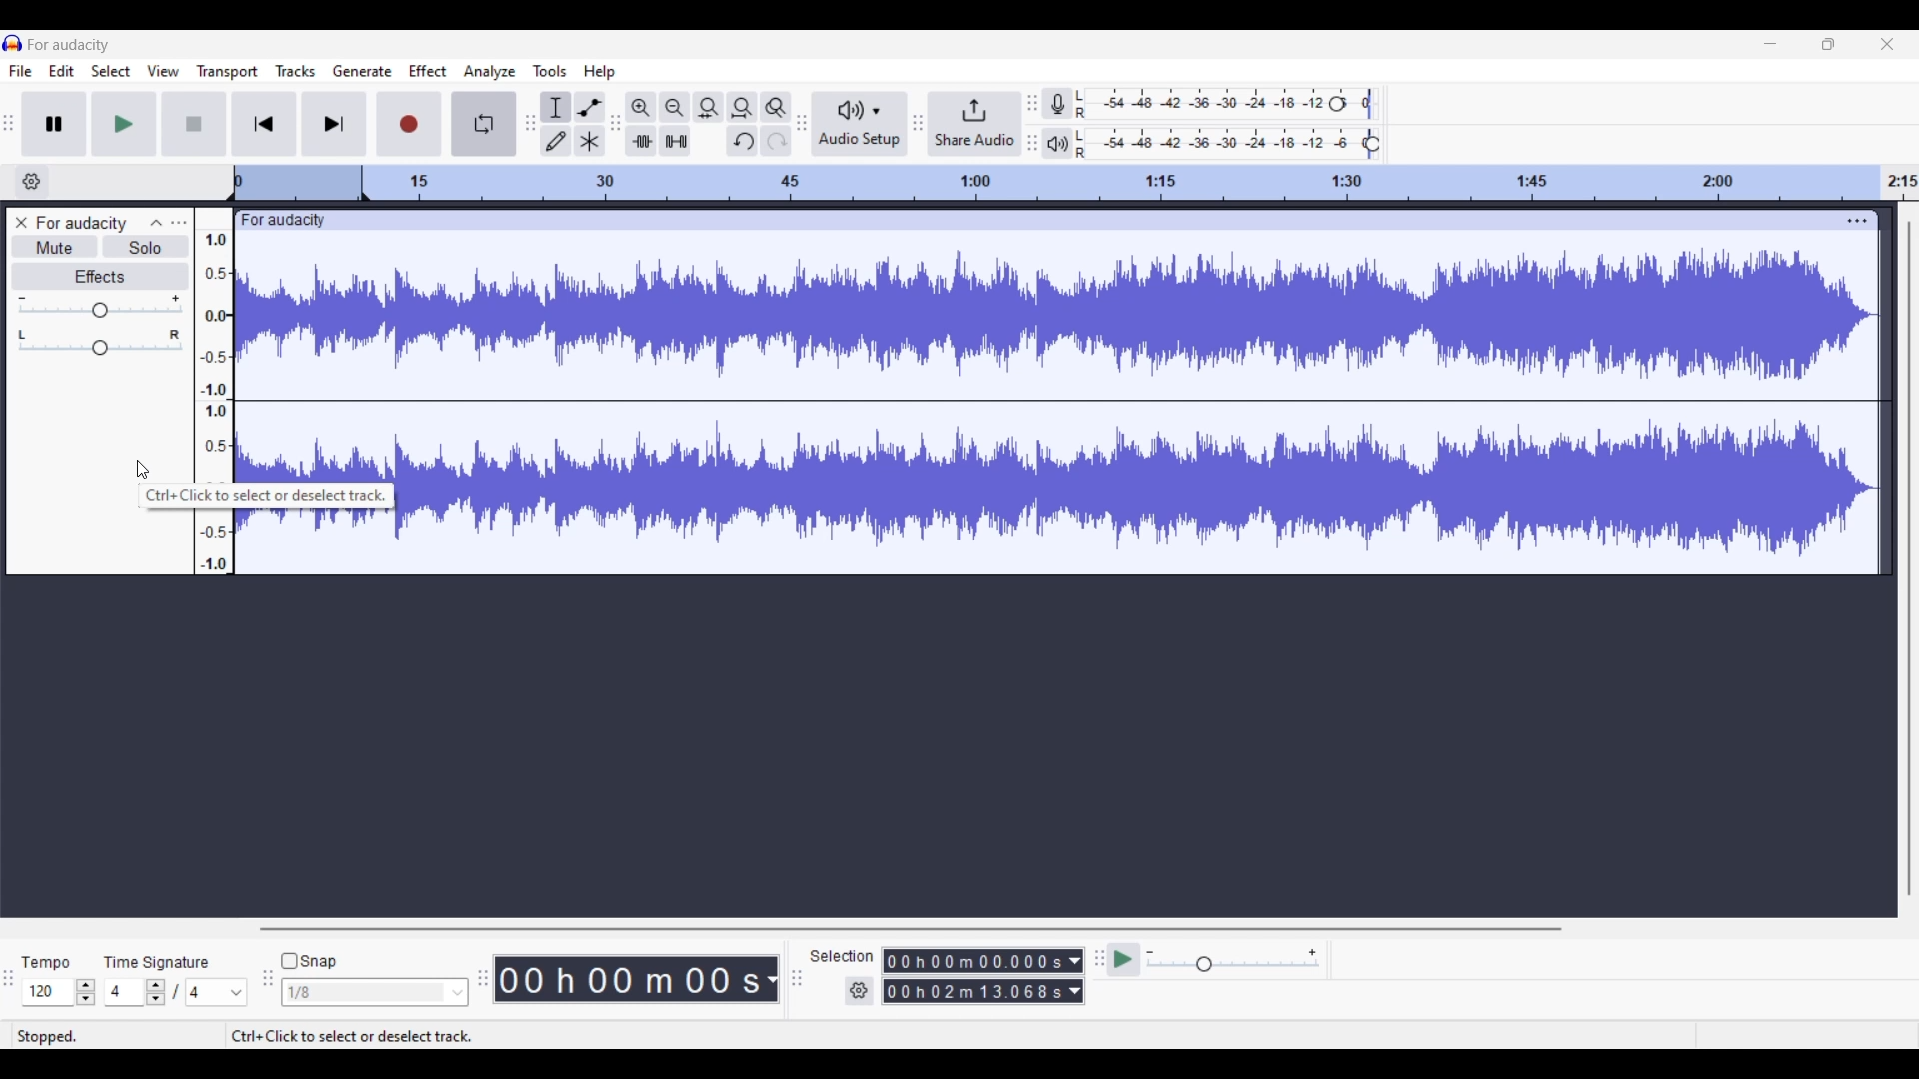  What do you see at coordinates (126, 993) in the screenshot?
I see `Type in time signature` at bounding box center [126, 993].